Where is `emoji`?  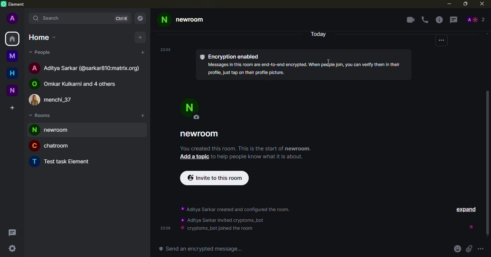 emoji is located at coordinates (457, 249).